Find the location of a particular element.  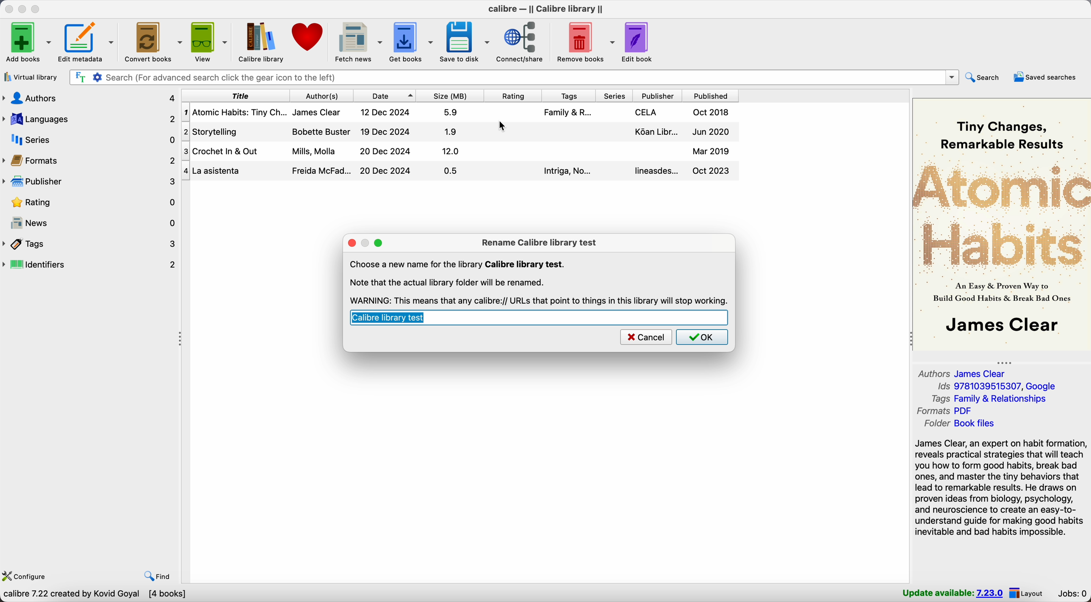

languages is located at coordinates (90, 119).